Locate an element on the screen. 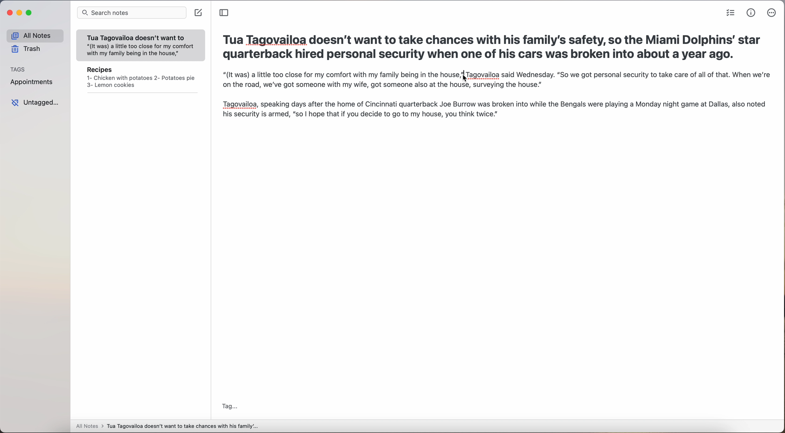  metrics is located at coordinates (751, 13).